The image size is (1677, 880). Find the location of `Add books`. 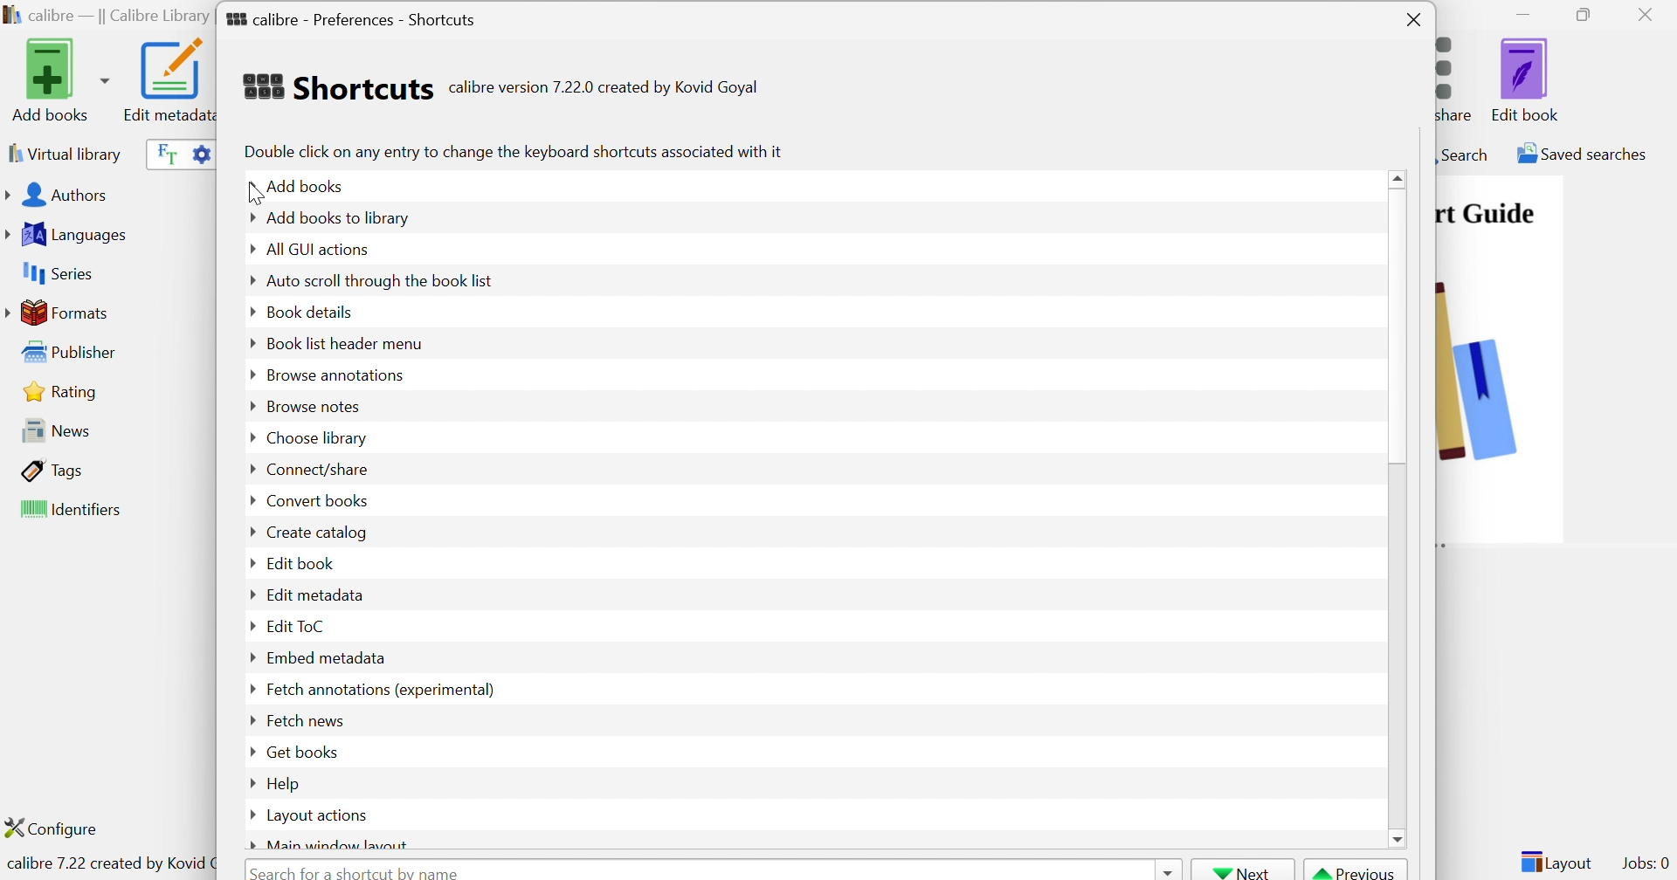

Add books is located at coordinates (58, 79).